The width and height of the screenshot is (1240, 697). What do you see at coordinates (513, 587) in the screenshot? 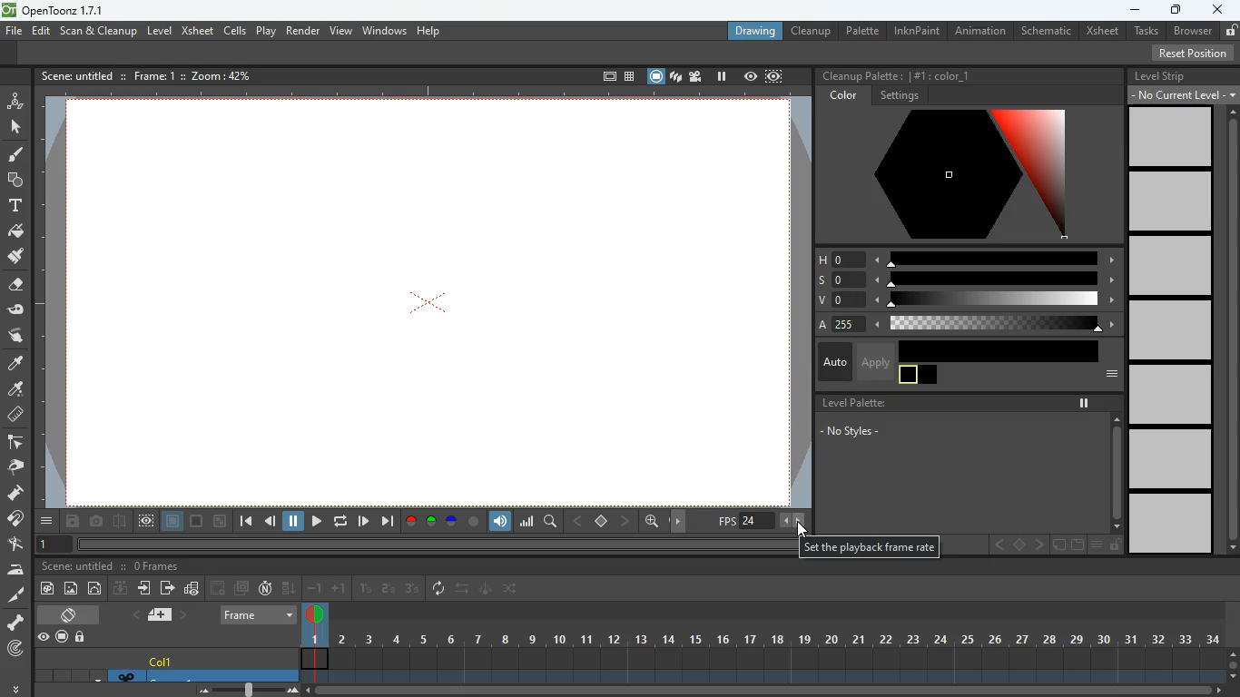
I see `switch` at bounding box center [513, 587].